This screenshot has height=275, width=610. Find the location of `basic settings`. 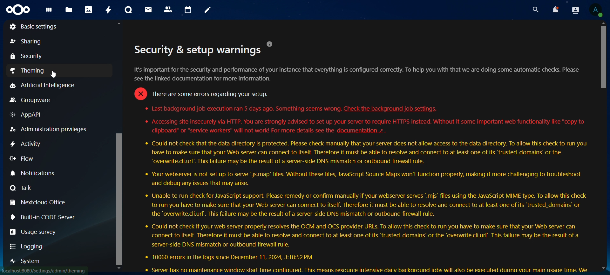

basic settings is located at coordinates (35, 28).